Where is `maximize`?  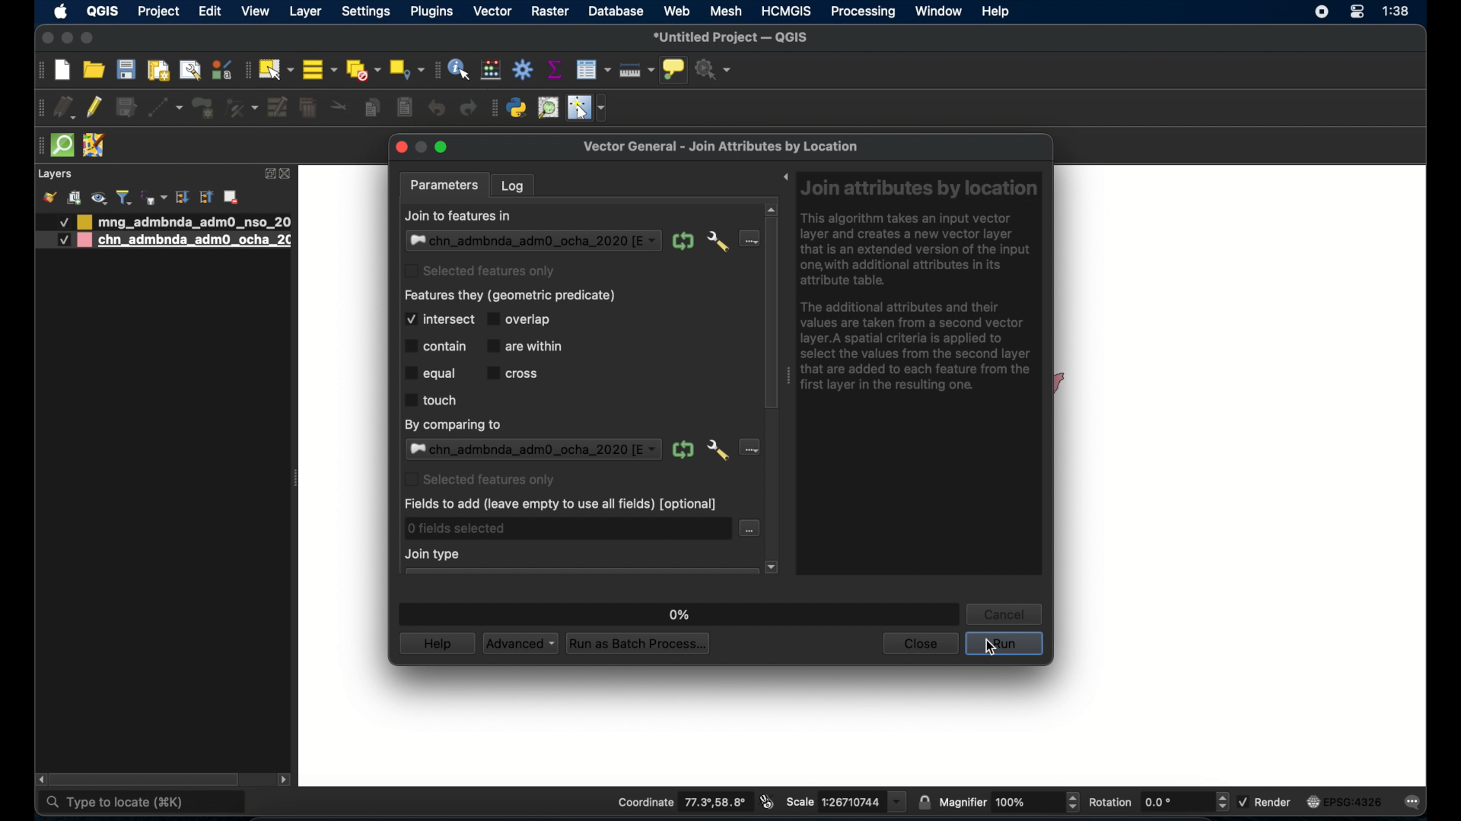 maximize is located at coordinates (444, 148).